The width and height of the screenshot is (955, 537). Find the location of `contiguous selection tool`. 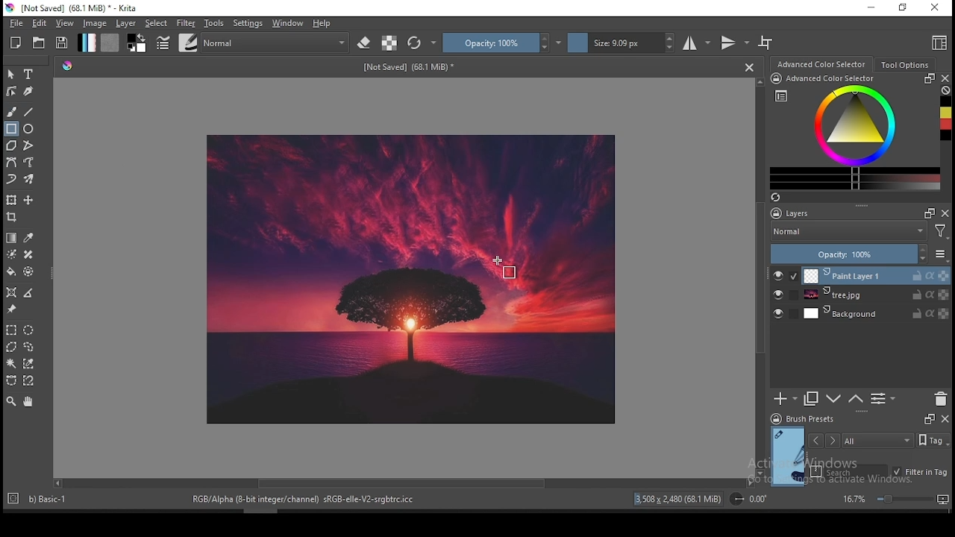

contiguous selection tool is located at coordinates (11, 364).